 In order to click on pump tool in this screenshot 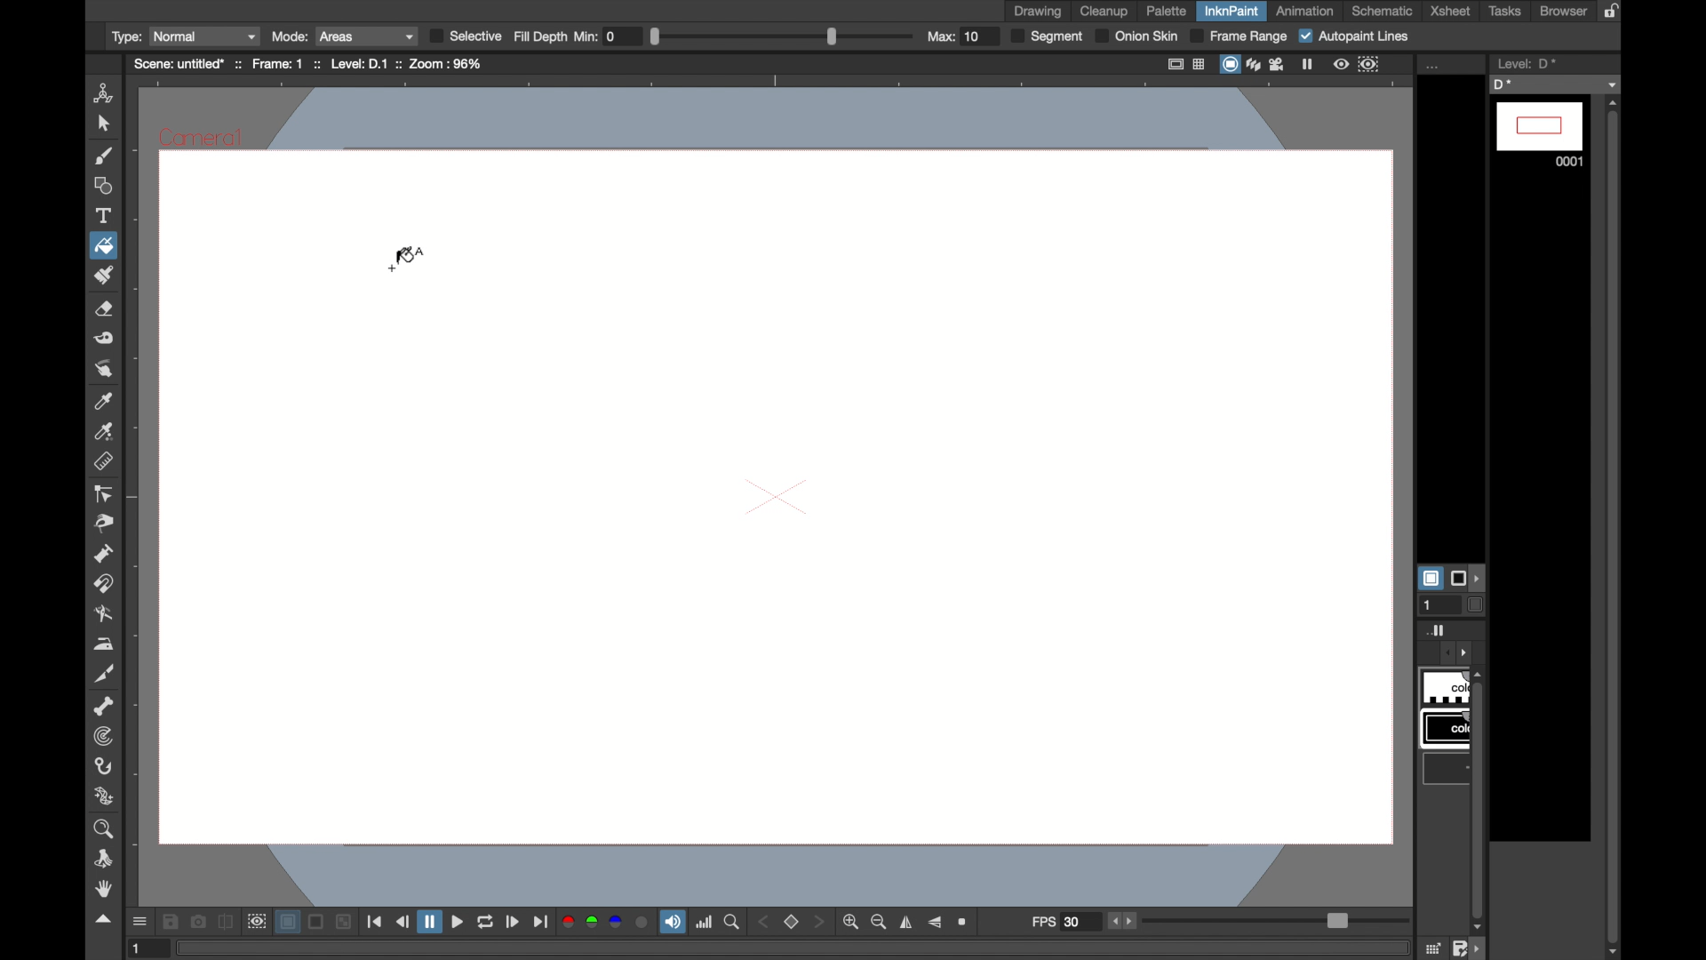, I will do `click(102, 554)`.